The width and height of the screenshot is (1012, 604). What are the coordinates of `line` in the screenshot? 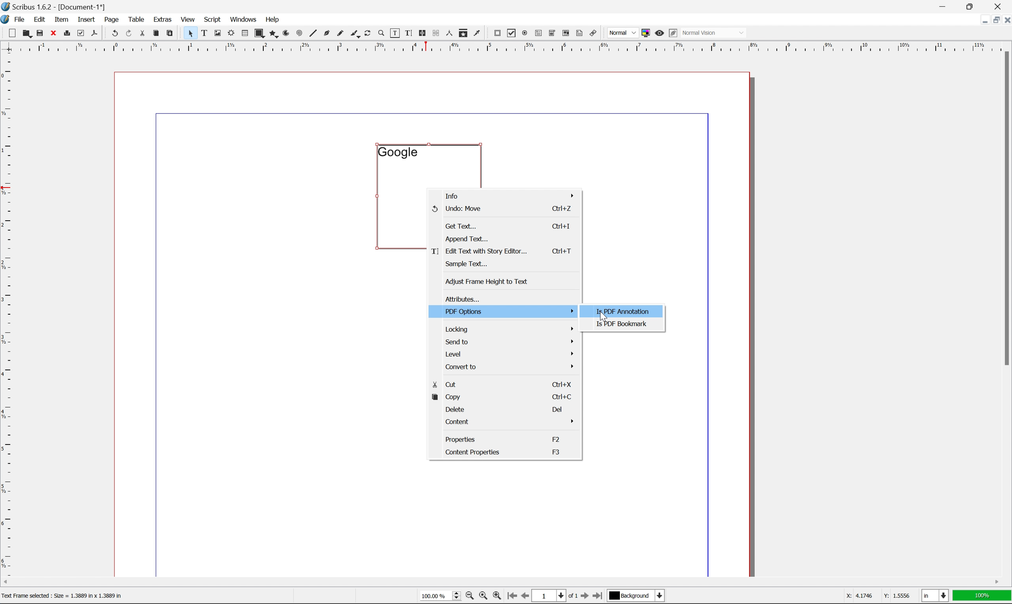 It's located at (313, 34).